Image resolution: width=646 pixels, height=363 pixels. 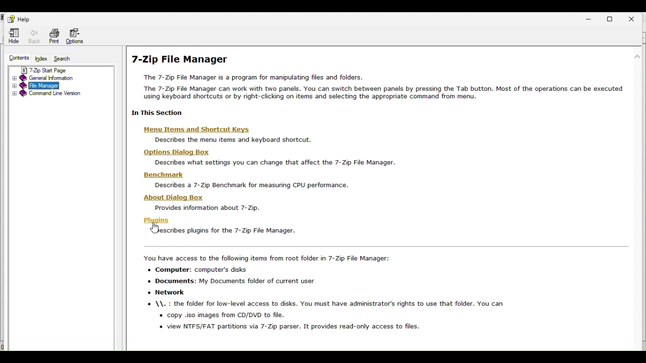 I want to click on help, so click(x=17, y=18).